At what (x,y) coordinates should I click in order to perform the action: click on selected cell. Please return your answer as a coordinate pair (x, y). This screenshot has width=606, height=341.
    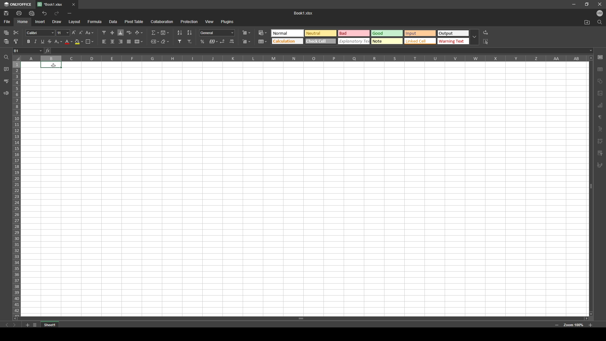
    Looking at the image, I should click on (28, 51).